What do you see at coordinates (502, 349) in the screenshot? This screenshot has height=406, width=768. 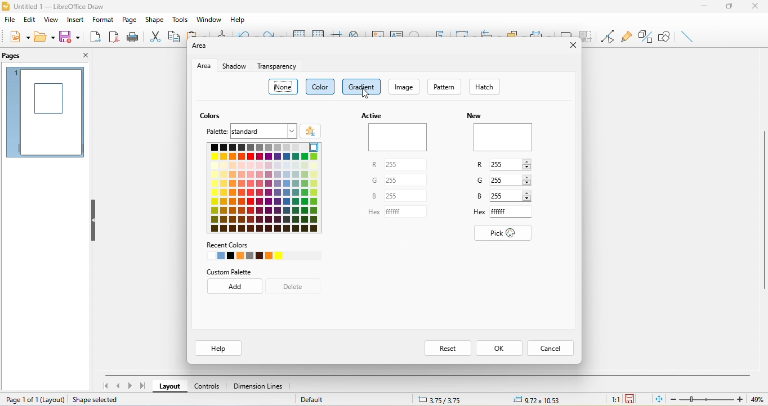 I see `ok` at bounding box center [502, 349].